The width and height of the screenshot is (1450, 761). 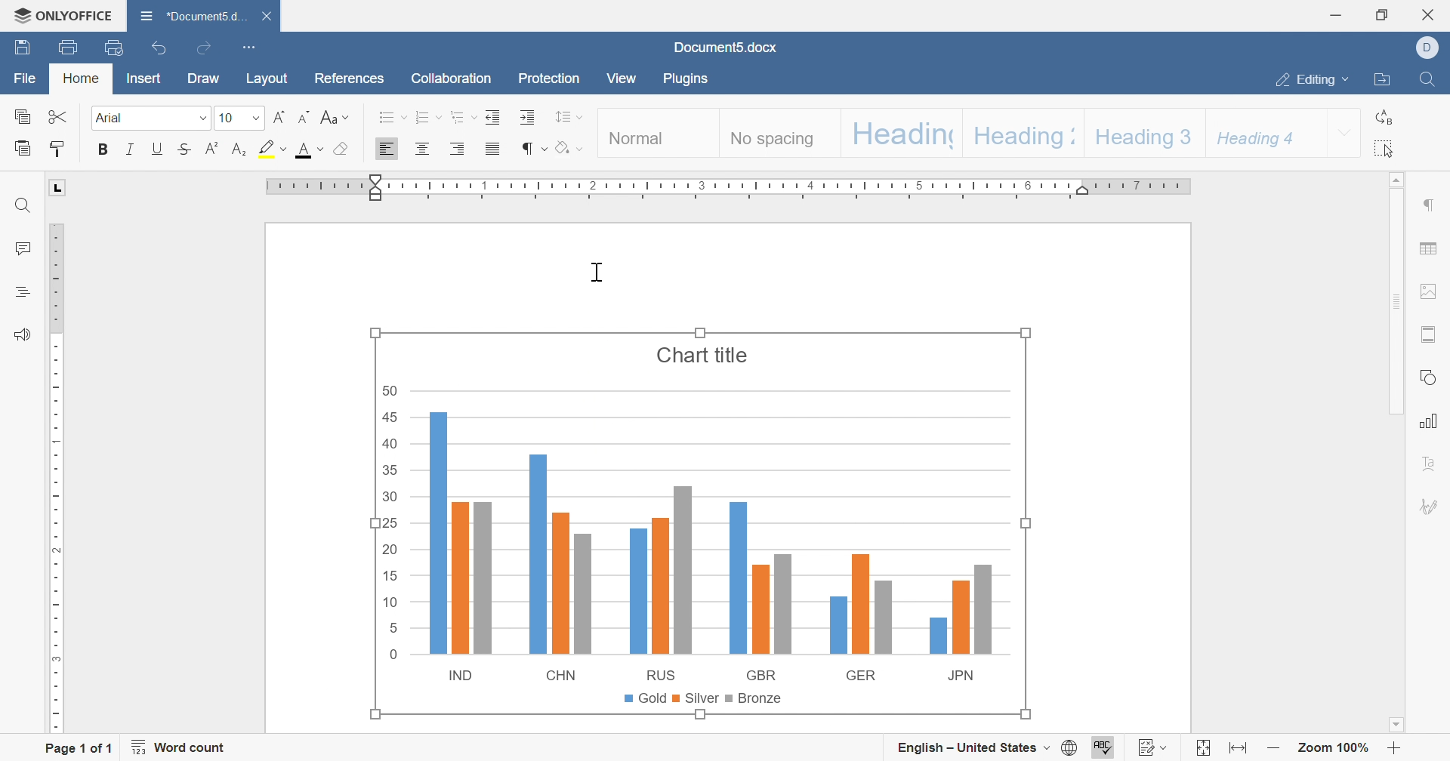 What do you see at coordinates (157, 149) in the screenshot?
I see `underline` at bounding box center [157, 149].